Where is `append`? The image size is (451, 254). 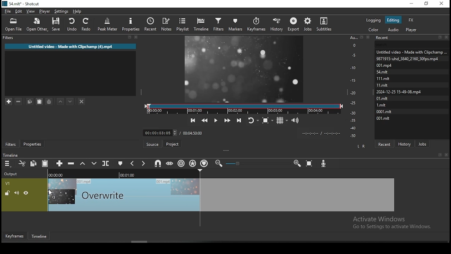
append is located at coordinates (60, 163).